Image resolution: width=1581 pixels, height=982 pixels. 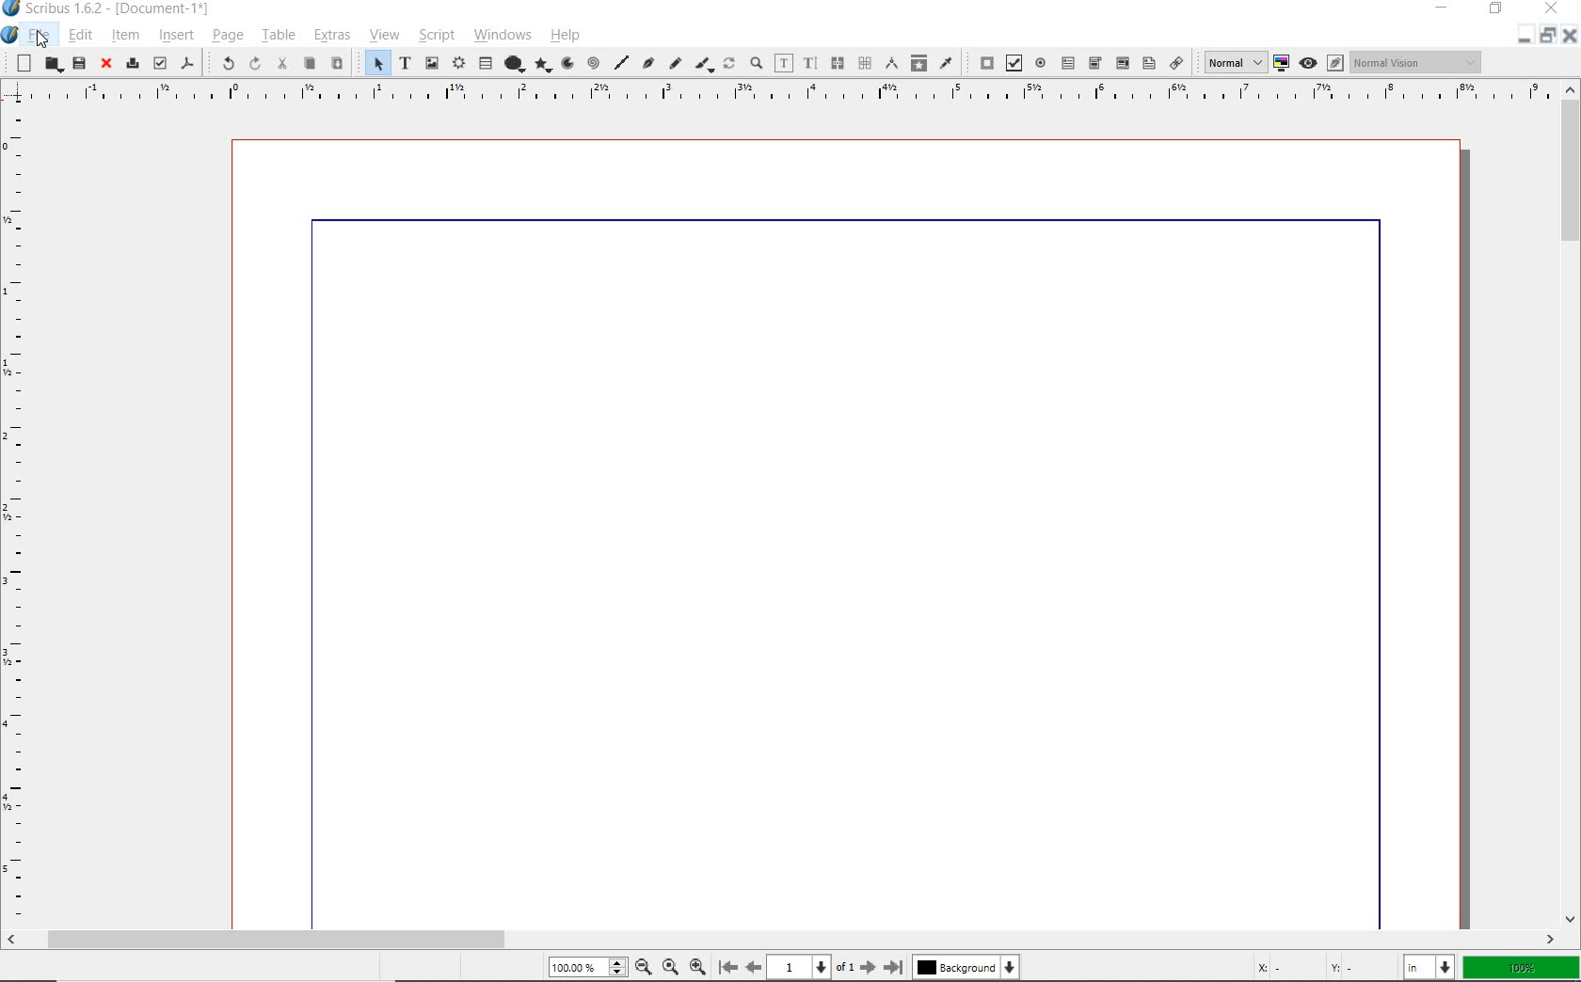 What do you see at coordinates (184, 65) in the screenshot?
I see `save as pdf` at bounding box center [184, 65].